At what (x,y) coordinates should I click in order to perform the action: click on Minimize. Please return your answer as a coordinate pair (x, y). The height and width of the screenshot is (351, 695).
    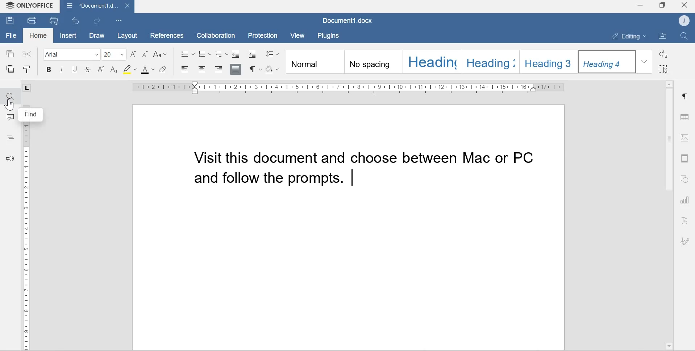
    Looking at the image, I should click on (640, 6).